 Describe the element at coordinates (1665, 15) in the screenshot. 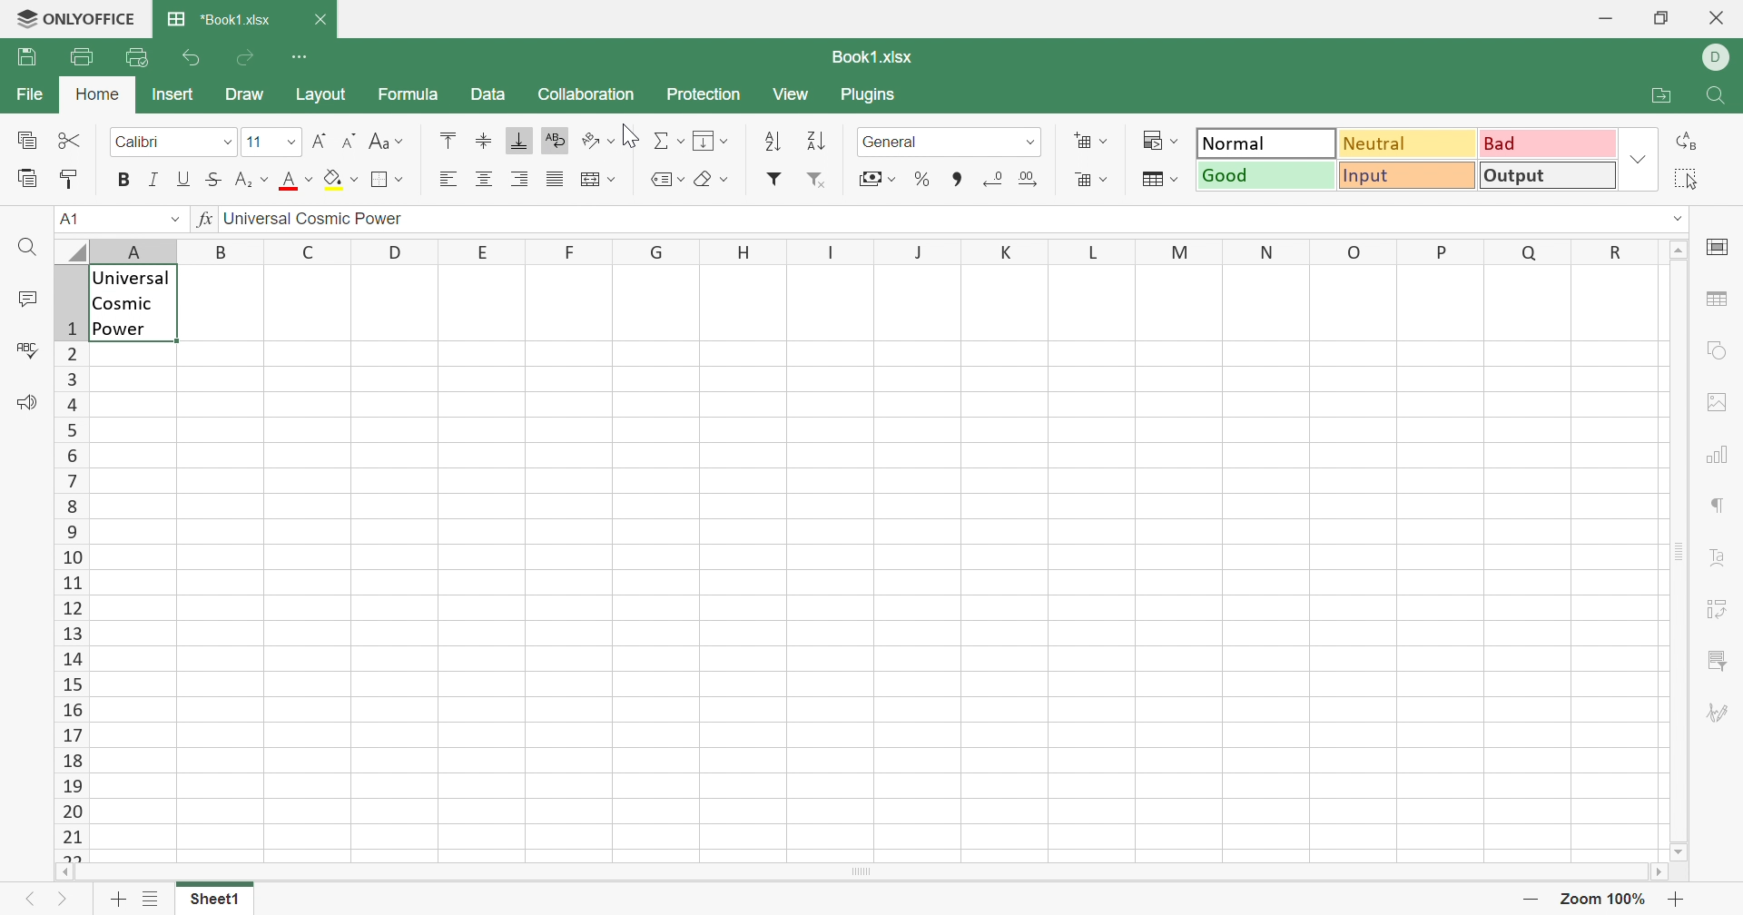

I see `Restore Down` at that location.